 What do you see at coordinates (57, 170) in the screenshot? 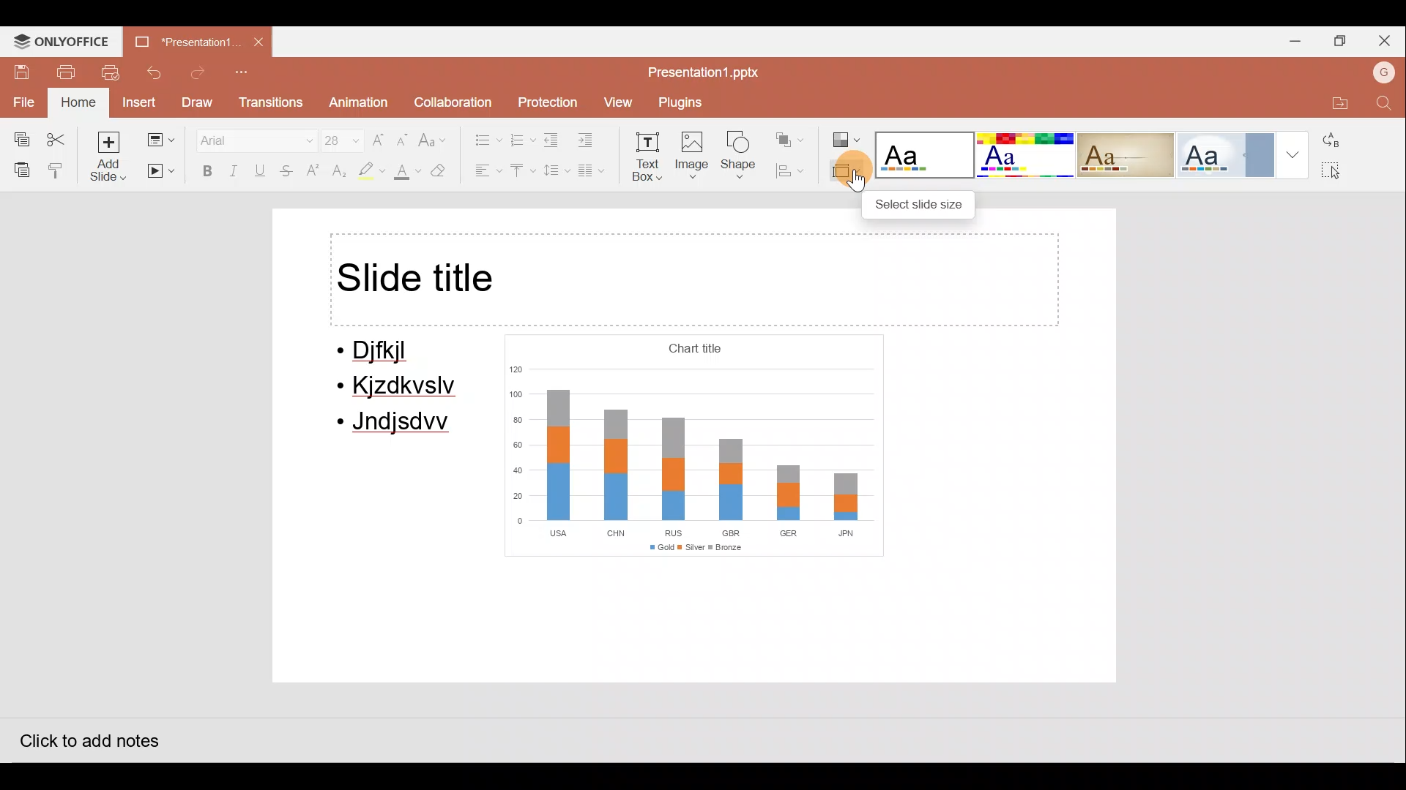
I see `Copy style` at bounding box center [57, 170].